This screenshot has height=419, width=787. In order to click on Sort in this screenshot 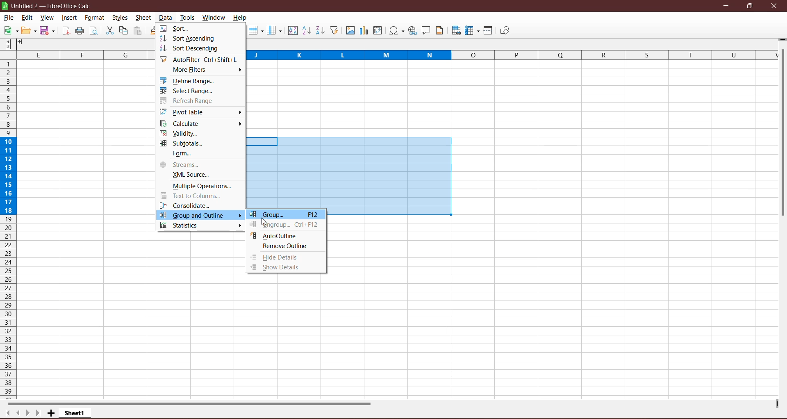, I will do `click(177, 28)`.